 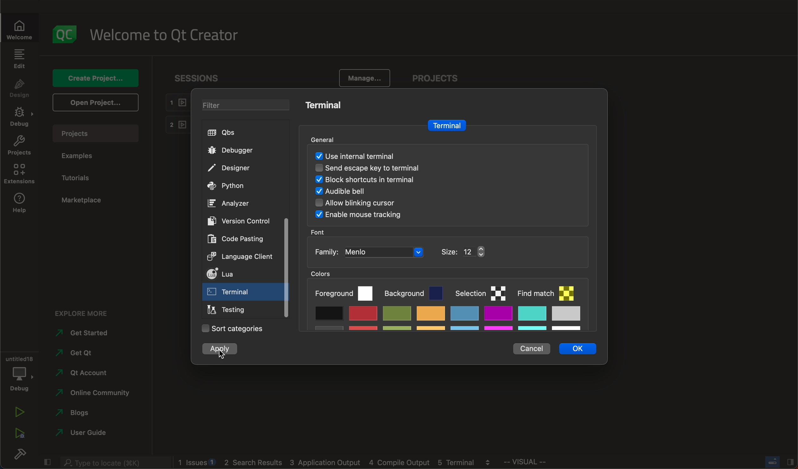 What do you see at coordinates (240, 274) in the screenshot?
I see `lua` at bounding box center [240, 274].